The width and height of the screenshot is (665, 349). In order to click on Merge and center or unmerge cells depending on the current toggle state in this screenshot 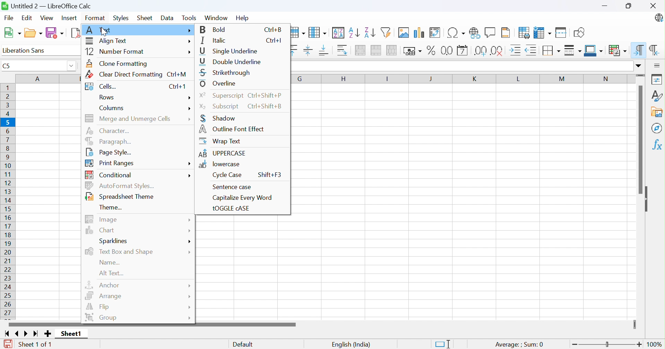, I will do `click(360, 50)`.